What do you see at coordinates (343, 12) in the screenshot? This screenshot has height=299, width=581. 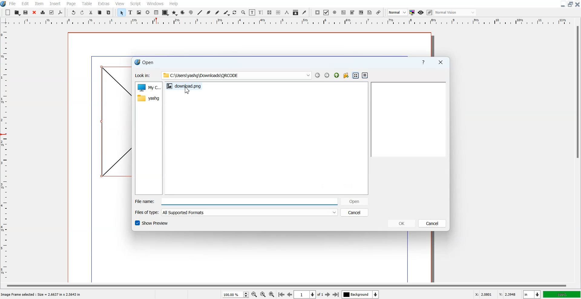 I see `PDF Text Field` at bounding box center [343, 12].